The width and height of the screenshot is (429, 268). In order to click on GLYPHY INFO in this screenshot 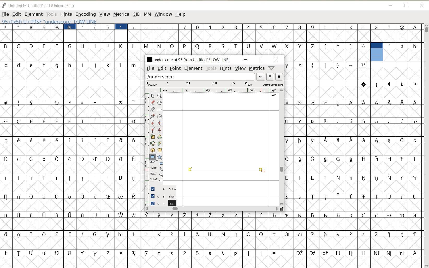, I will do `click(81, 21)`.